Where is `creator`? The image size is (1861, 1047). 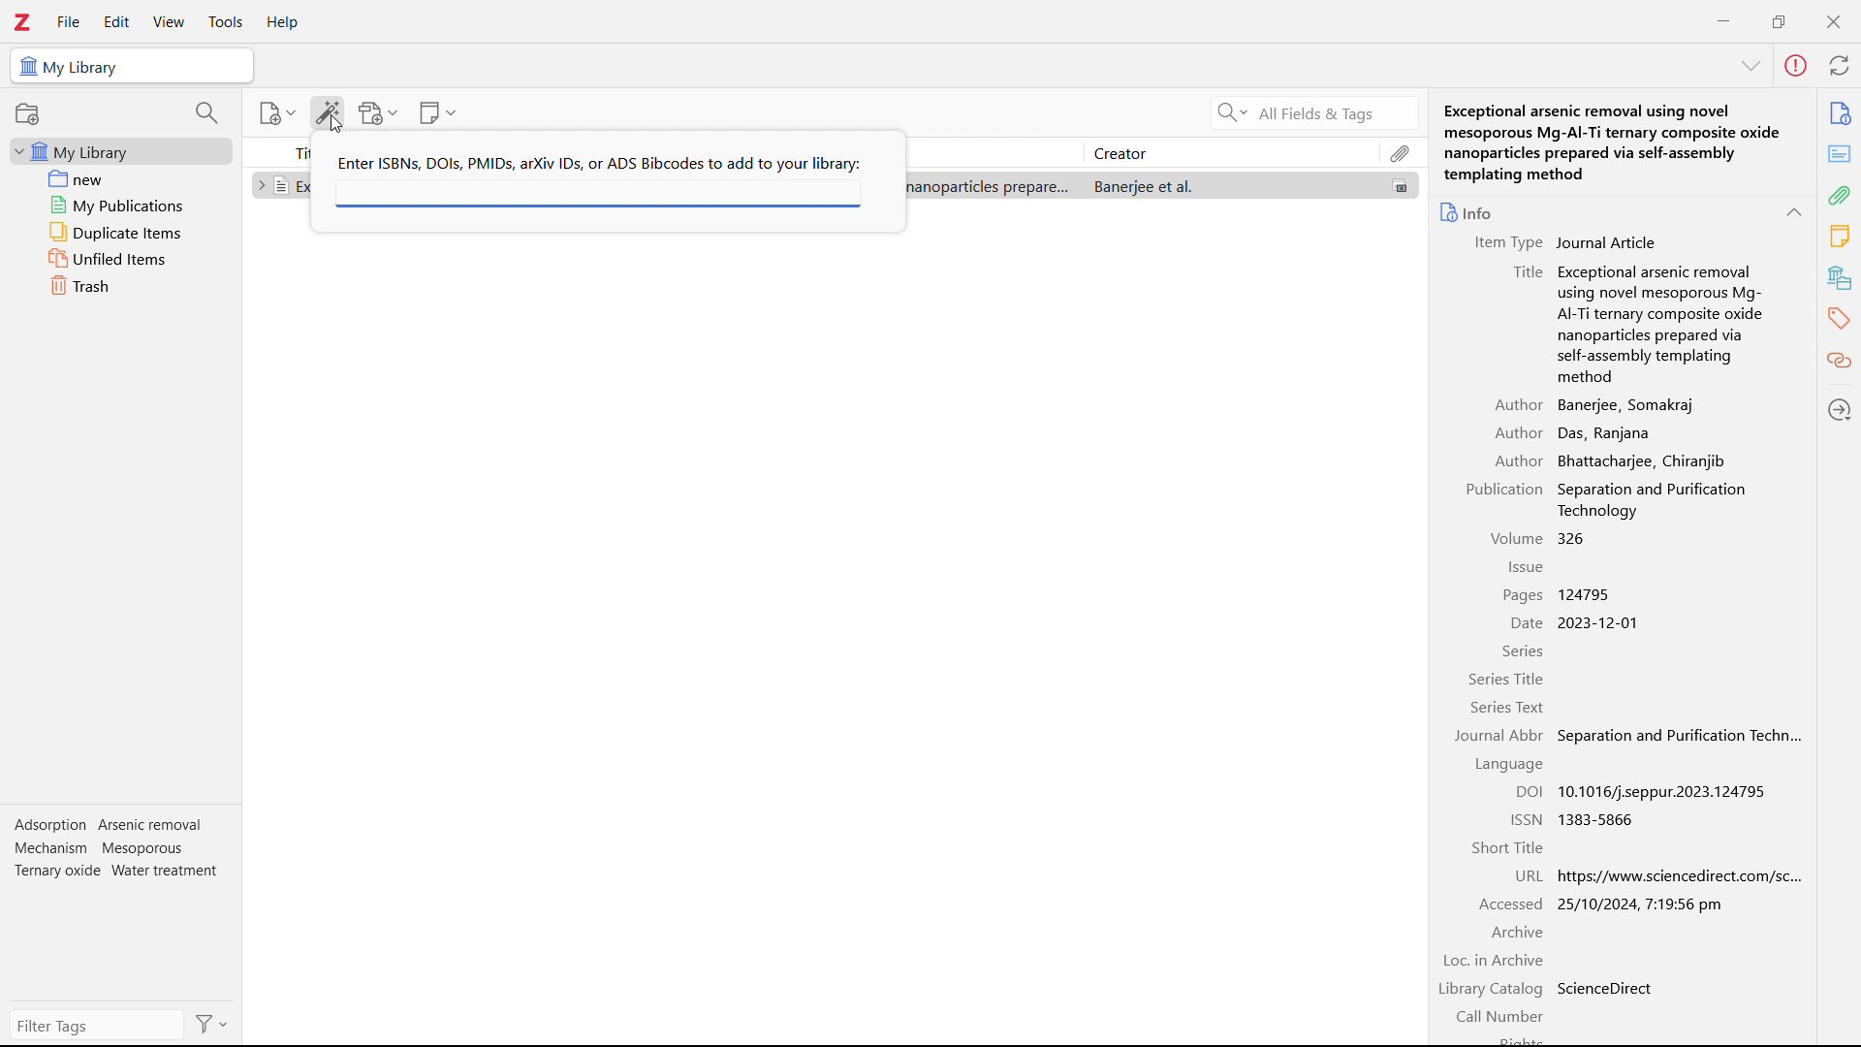 creator is located at coordinates (1230, 152).